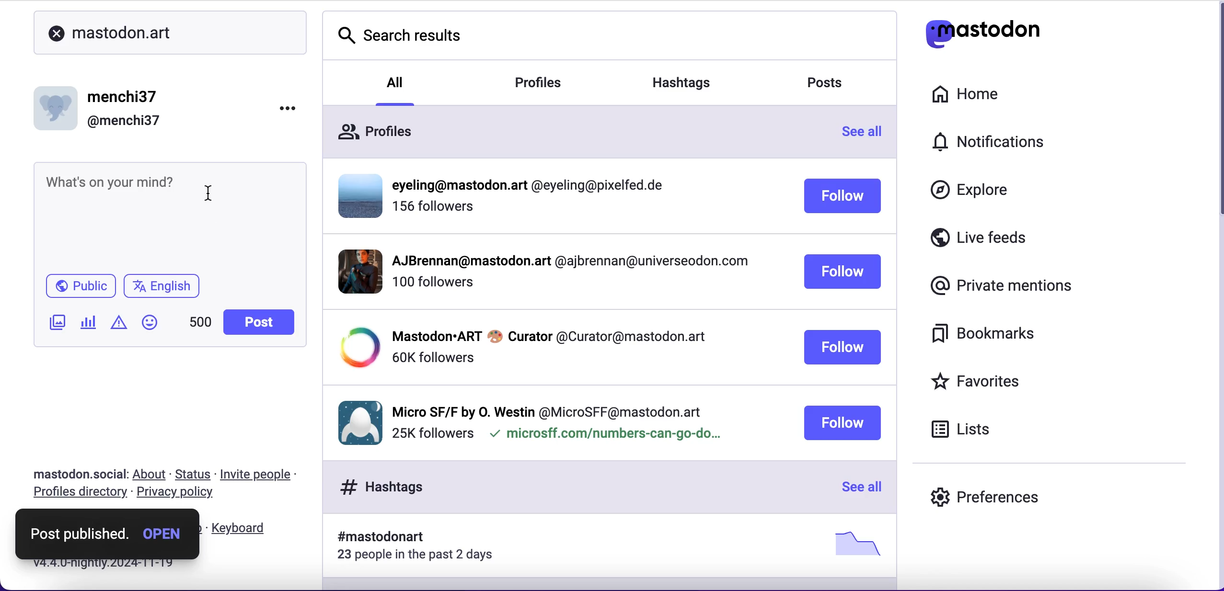  I want to click on profiles directory, so click(77, 494).